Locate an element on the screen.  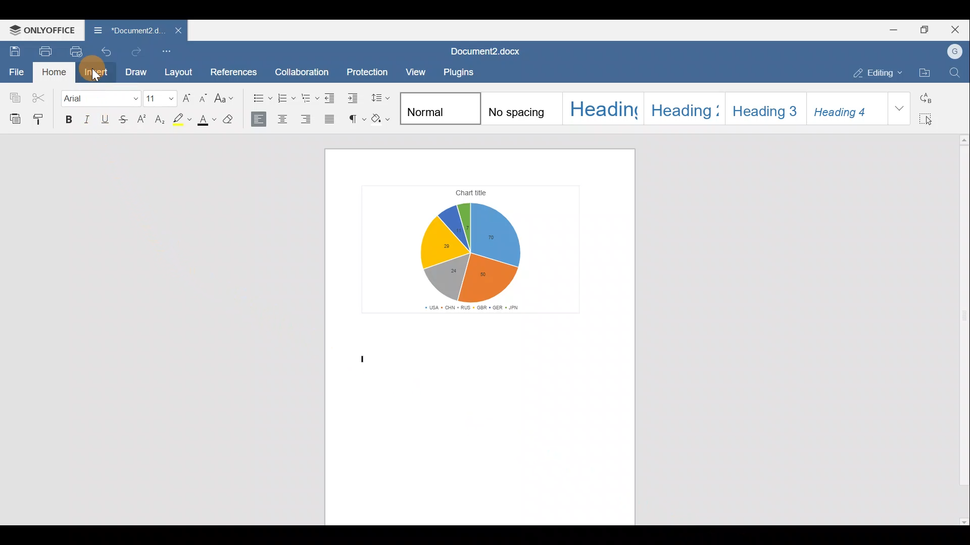
Draw is located at coordinates (139, 73).